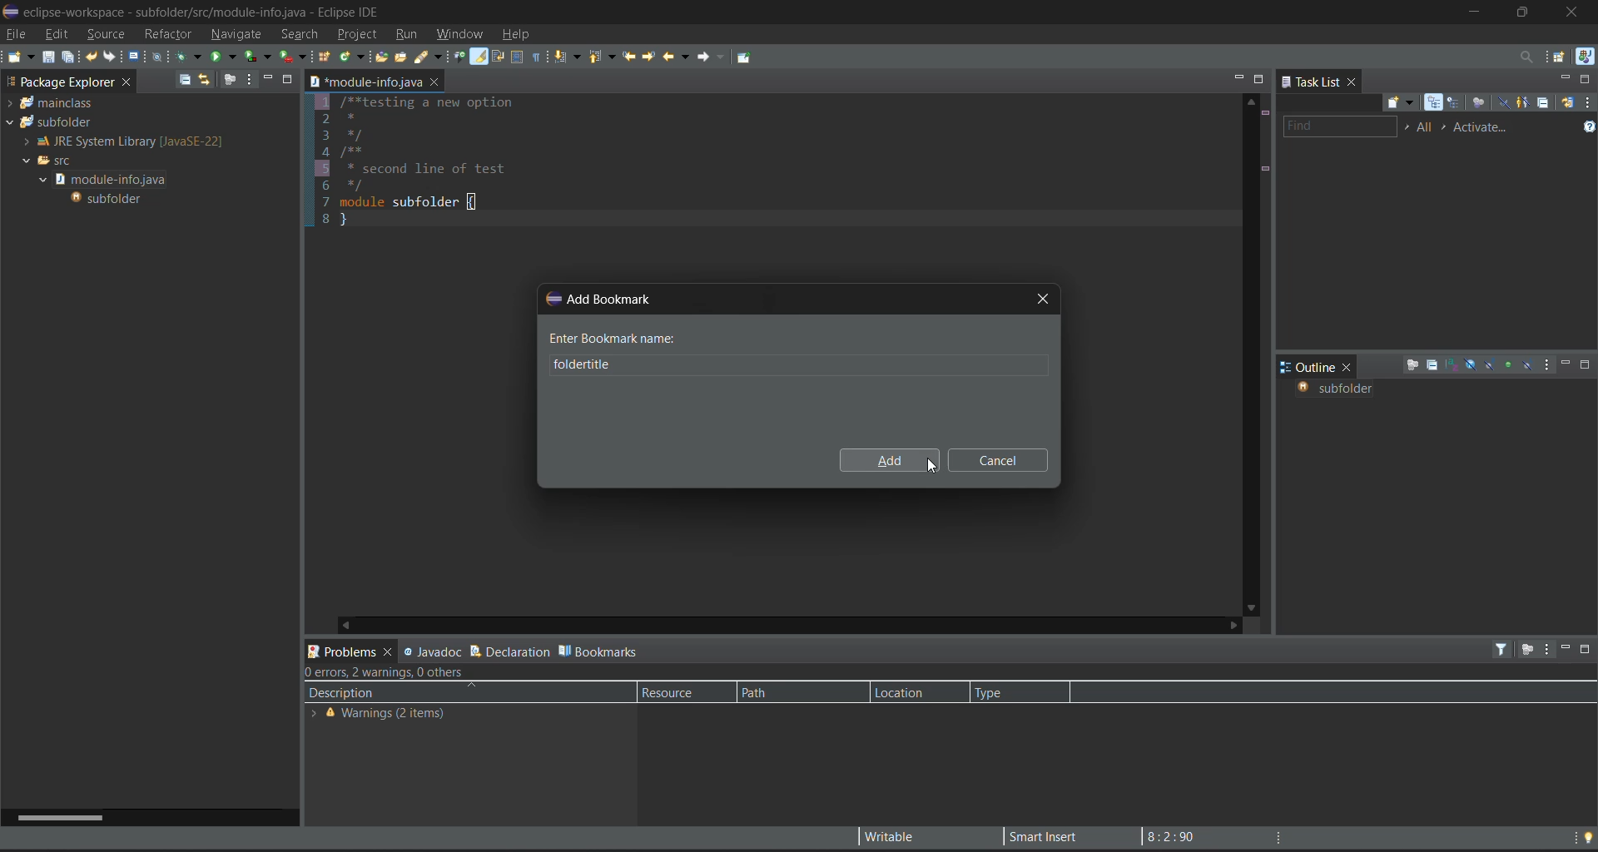  Describe the element at coordinates (452, 163) in the screenshot. I see `1 /**testing a new option 2 * 3 */ 4 /** 5 * second line of test 6 */ 7 module subfolder{ 8 }` at that location.